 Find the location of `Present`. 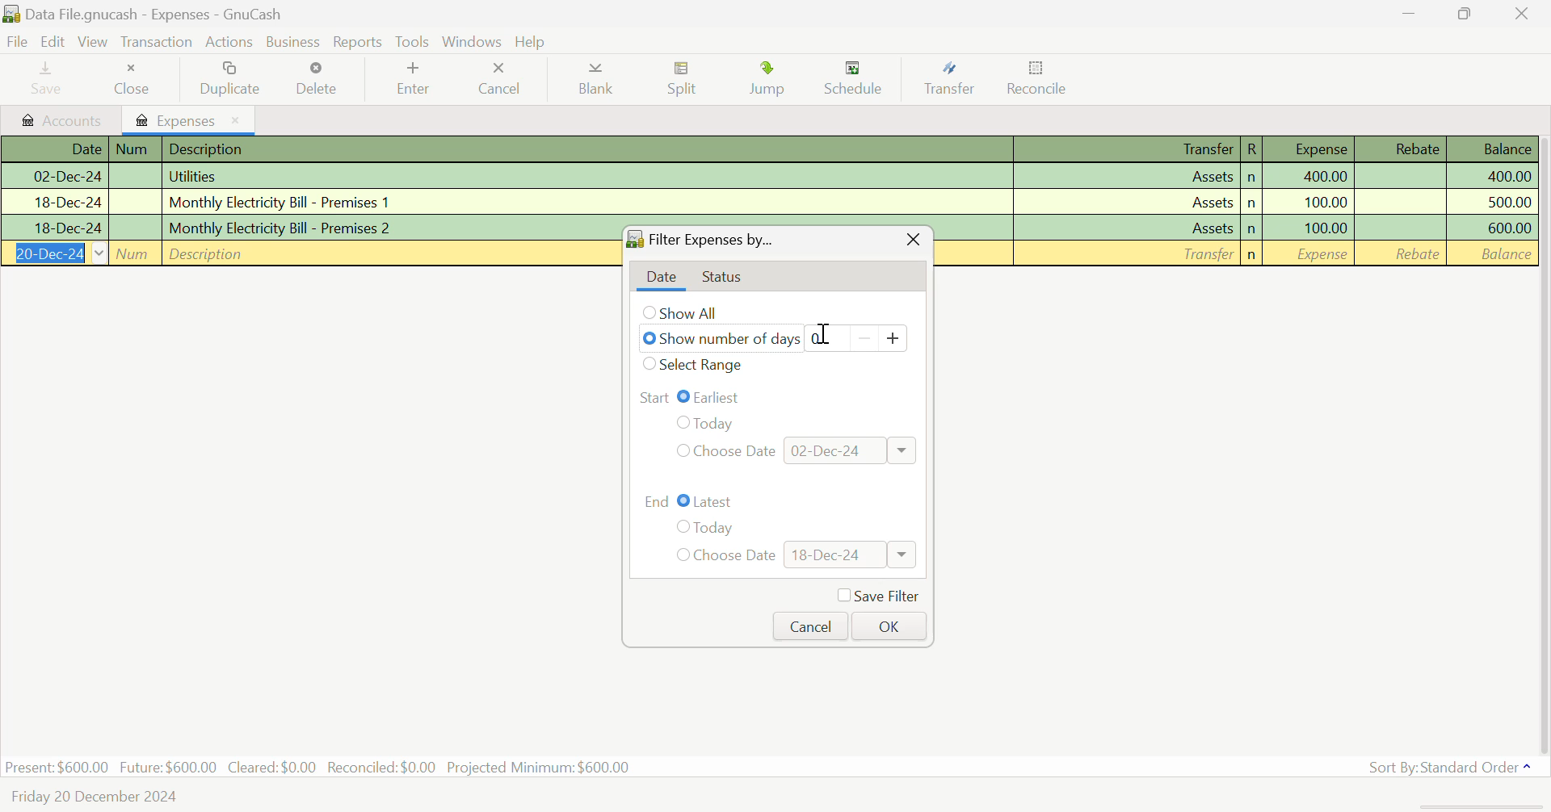

Present is located at coordinates (57, 768).